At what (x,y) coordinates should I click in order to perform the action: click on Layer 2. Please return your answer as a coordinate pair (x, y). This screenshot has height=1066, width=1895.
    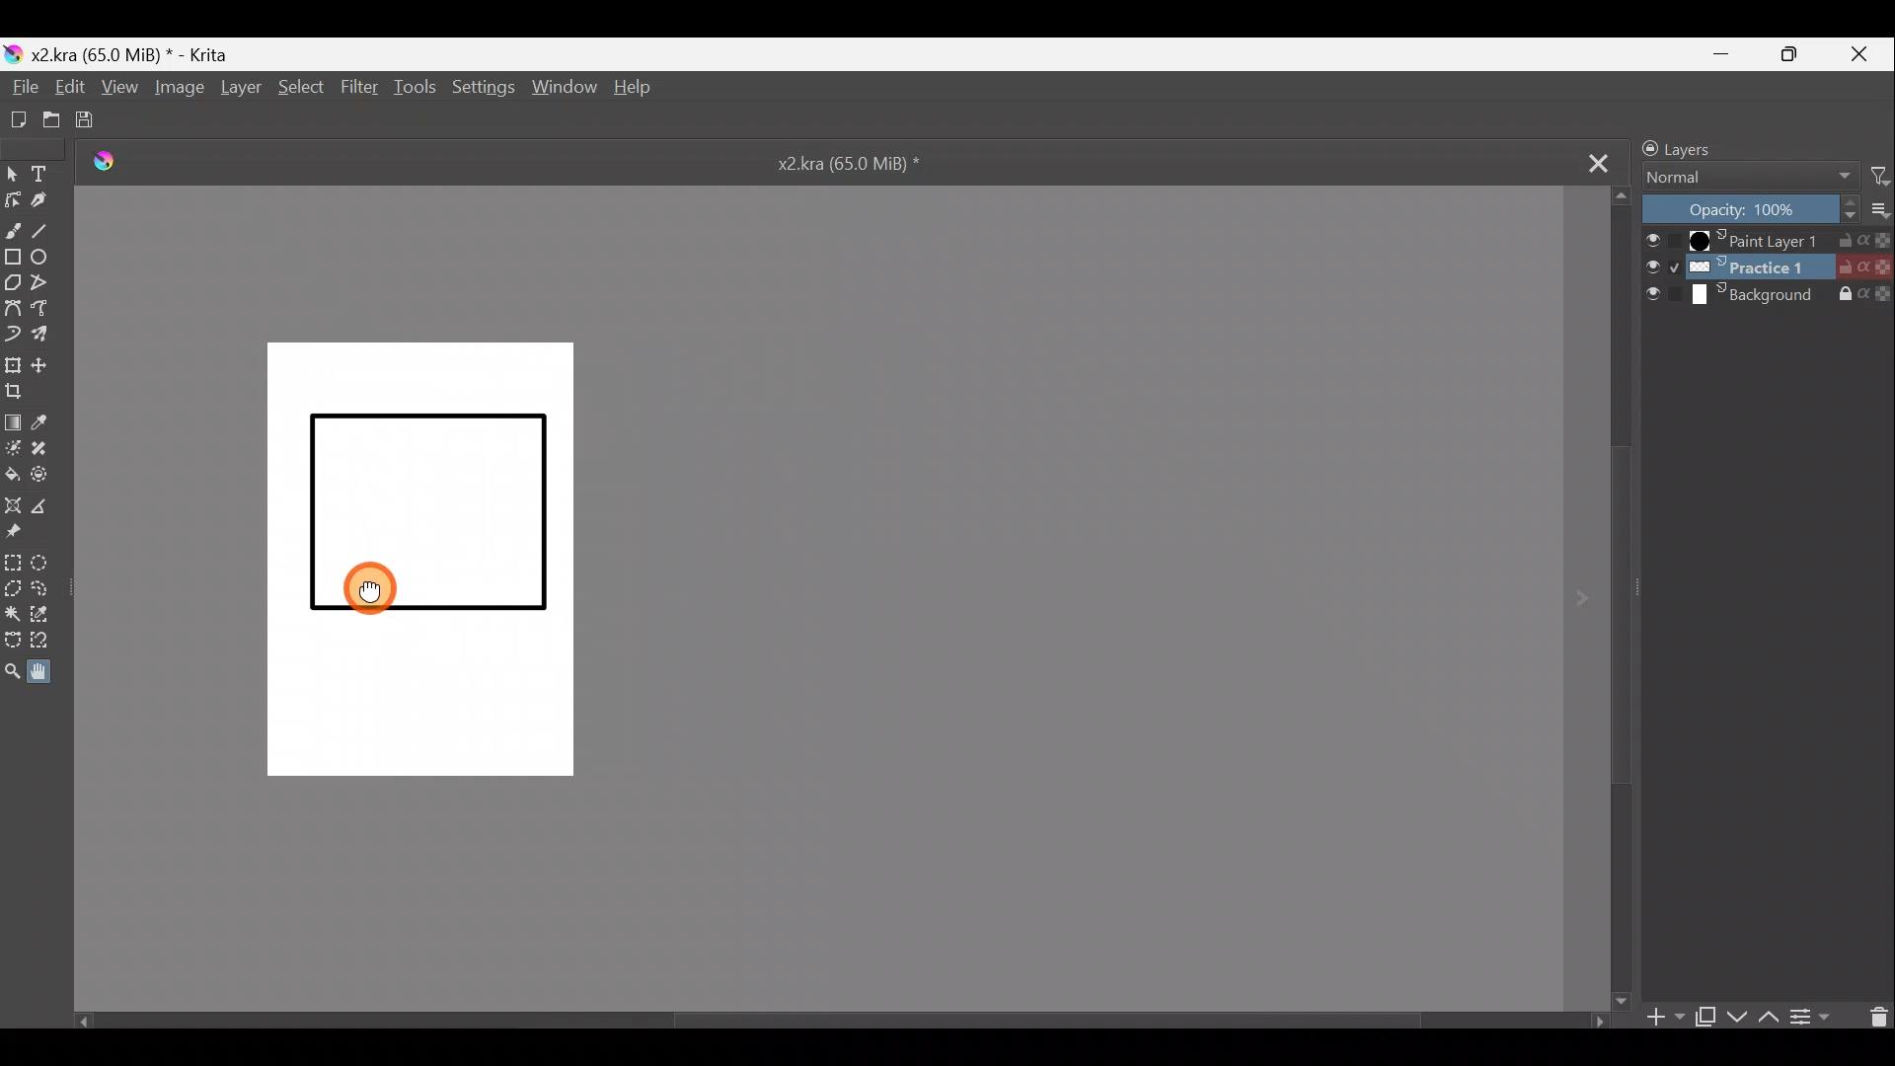
    Looking at the image, I should click on (1767, 269).